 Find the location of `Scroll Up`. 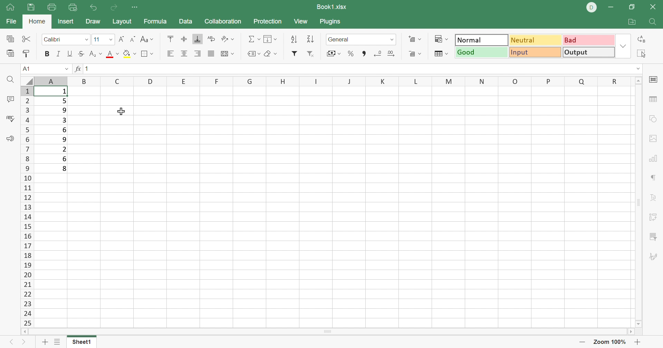

Scroll Up is located at coordinates (637, 80).